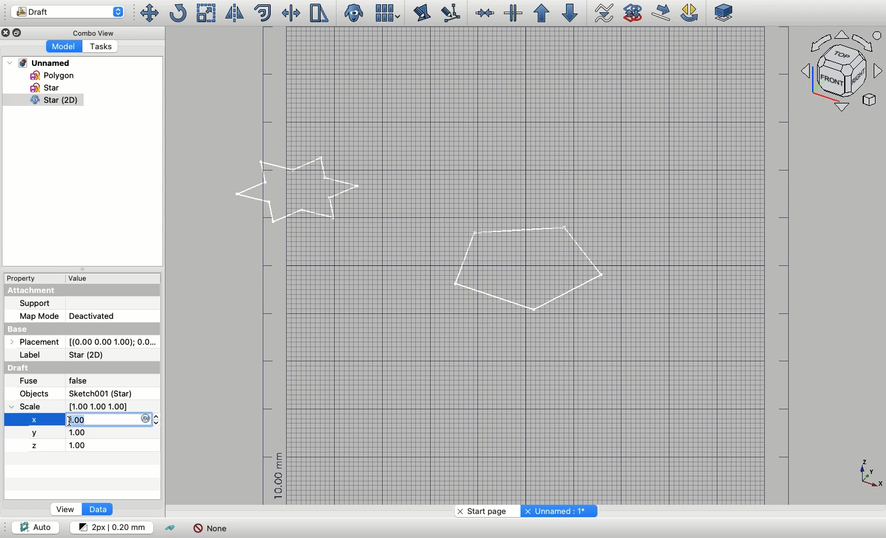 The height and width of the screenshot is (538, 886). Describe the element at coordinates (87, 433) in the screenshot. I see `1` at that location.